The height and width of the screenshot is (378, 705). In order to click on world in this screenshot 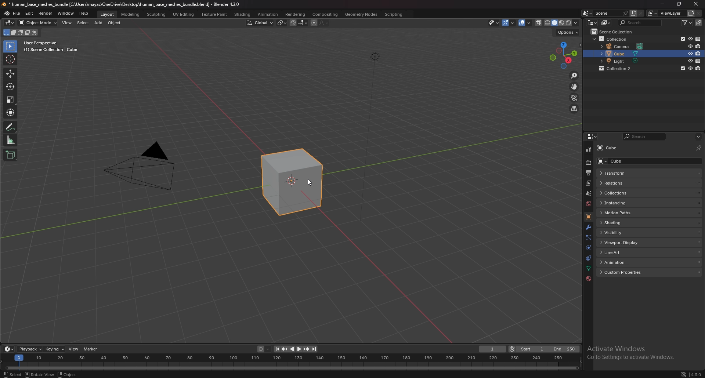, I will do `click(588, 204)`.